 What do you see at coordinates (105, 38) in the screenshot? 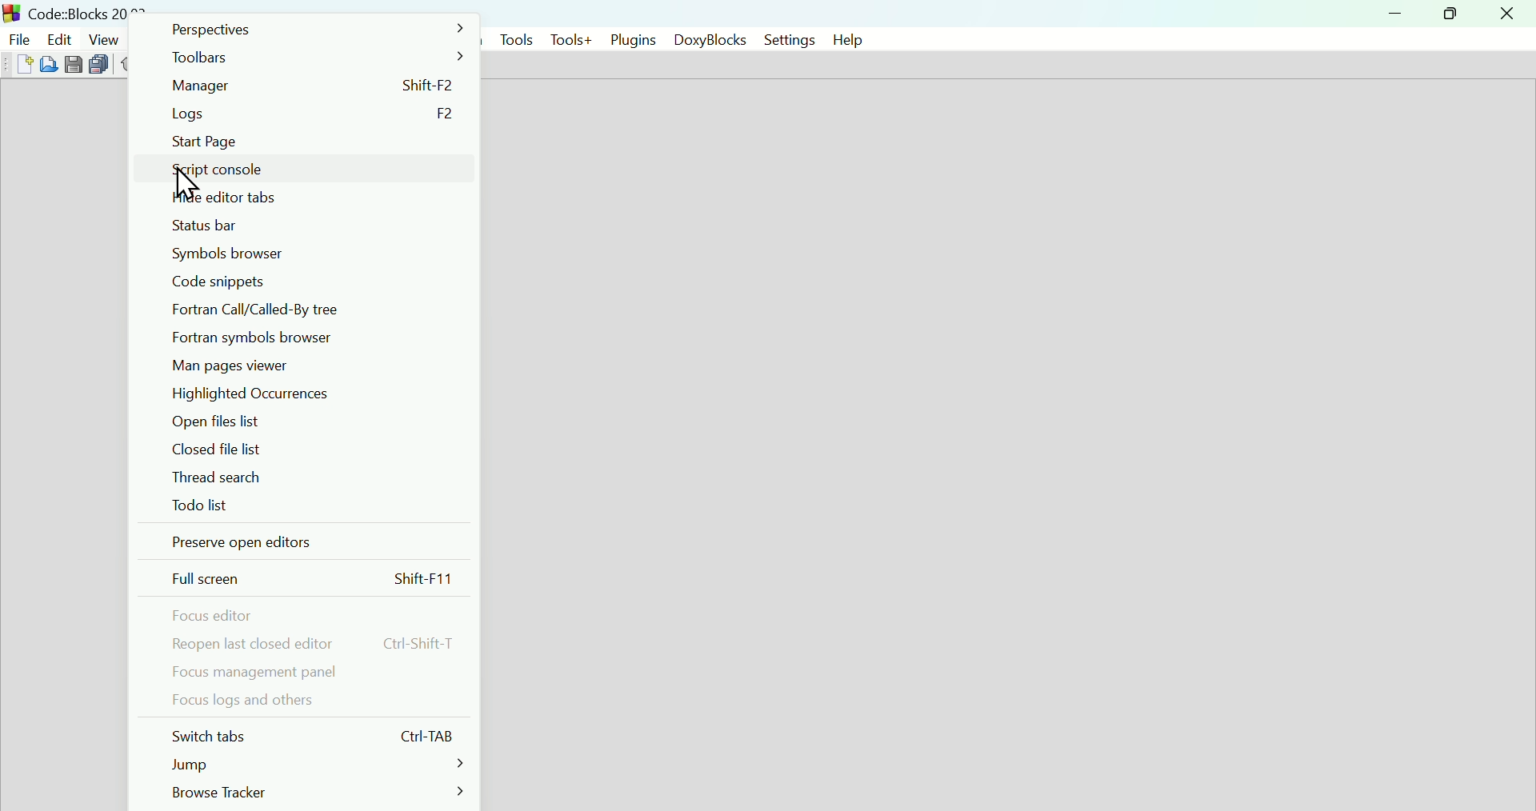
I see `View` at bounding box center [105, 38].